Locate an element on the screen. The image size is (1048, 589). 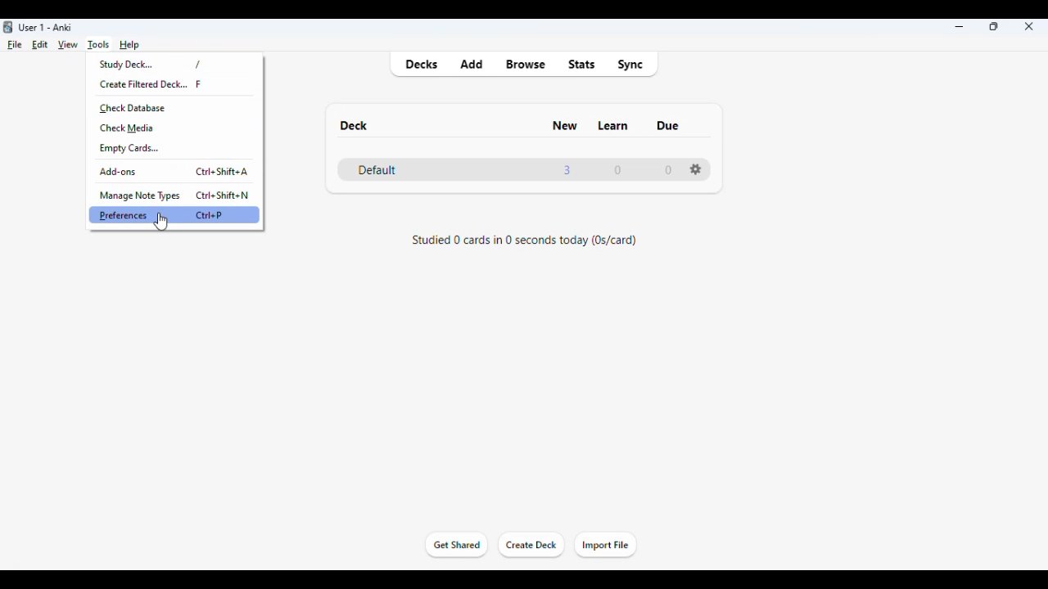
import file is located at coordinates (605, 546).